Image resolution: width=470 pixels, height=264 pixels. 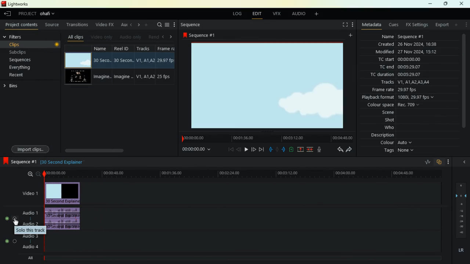 I want to click on audio, so click(x=296, y=14).